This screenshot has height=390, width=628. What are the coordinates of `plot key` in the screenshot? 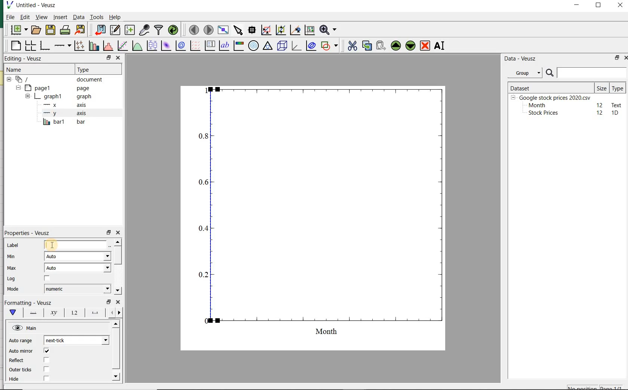 It's located at (210, 46).